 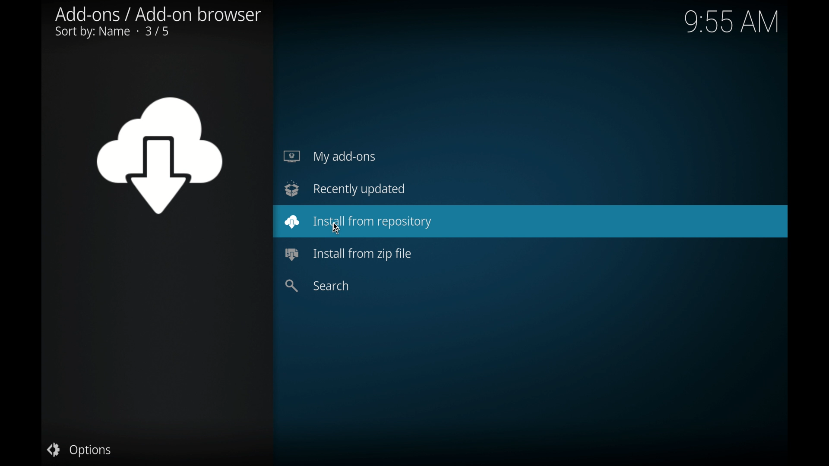 I want to click on sort by name , so click(x=112, y=33).